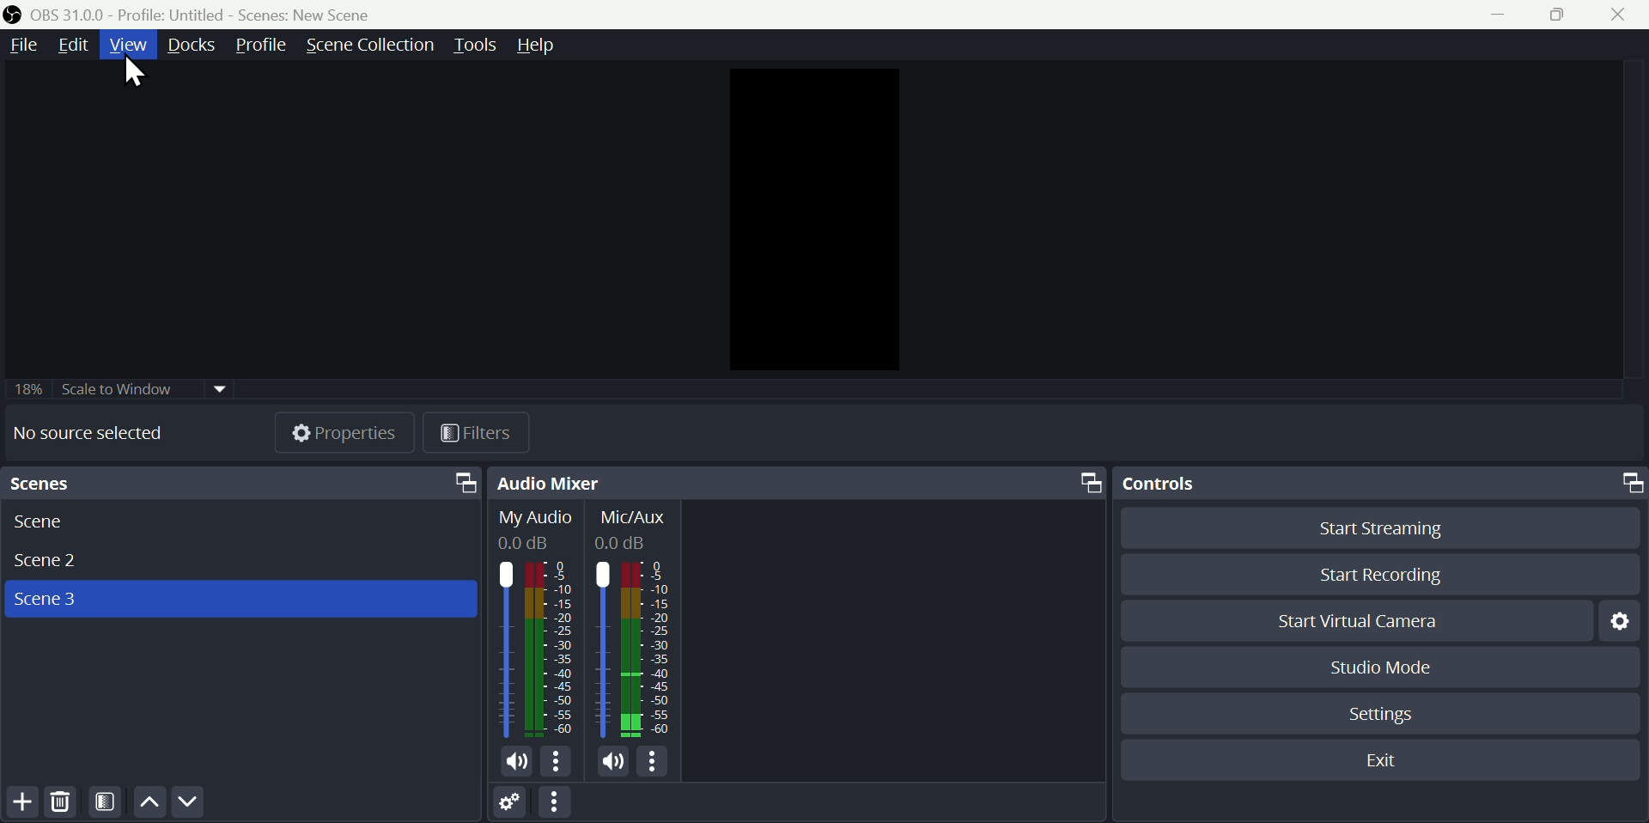 The image size is (1649, 823). I want to click on Edit, so click(75, 45).